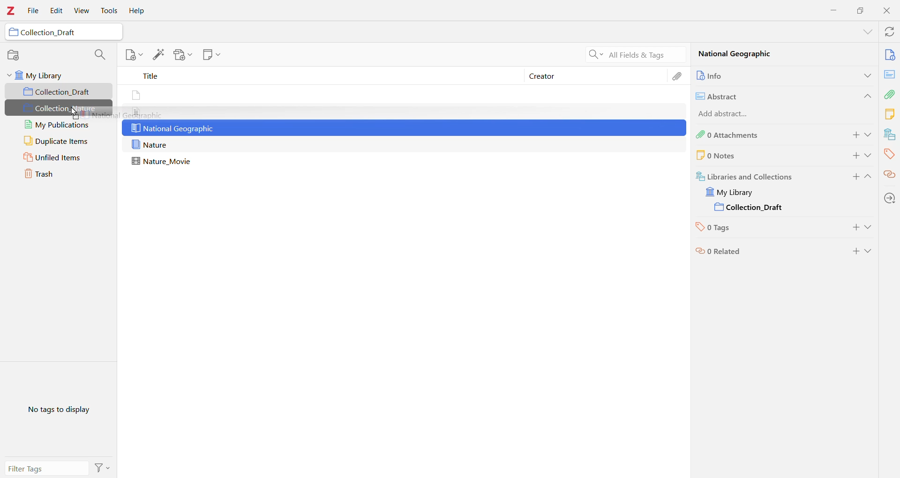 This screenshot has width=900, height=478. I want to click on No tags to display, so click(58, 409).